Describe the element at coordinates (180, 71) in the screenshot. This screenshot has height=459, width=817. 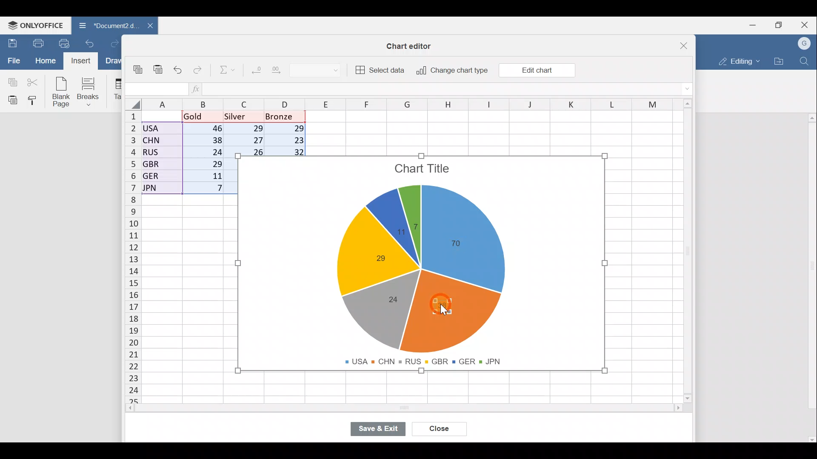
I see `Undo` at that location.